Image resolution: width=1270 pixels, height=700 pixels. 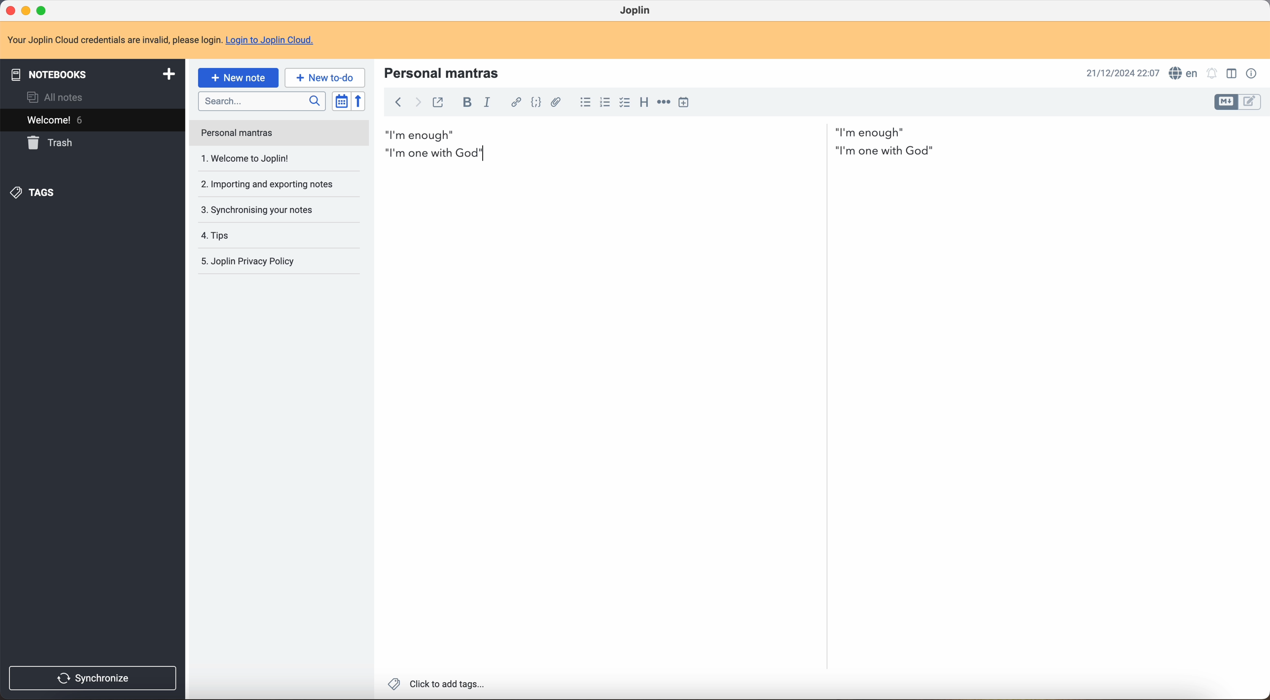 What do you see at coordinates (1250, 102) in the screenshot?
I see `toggle edit layout` at bounding box center [1250, 102].